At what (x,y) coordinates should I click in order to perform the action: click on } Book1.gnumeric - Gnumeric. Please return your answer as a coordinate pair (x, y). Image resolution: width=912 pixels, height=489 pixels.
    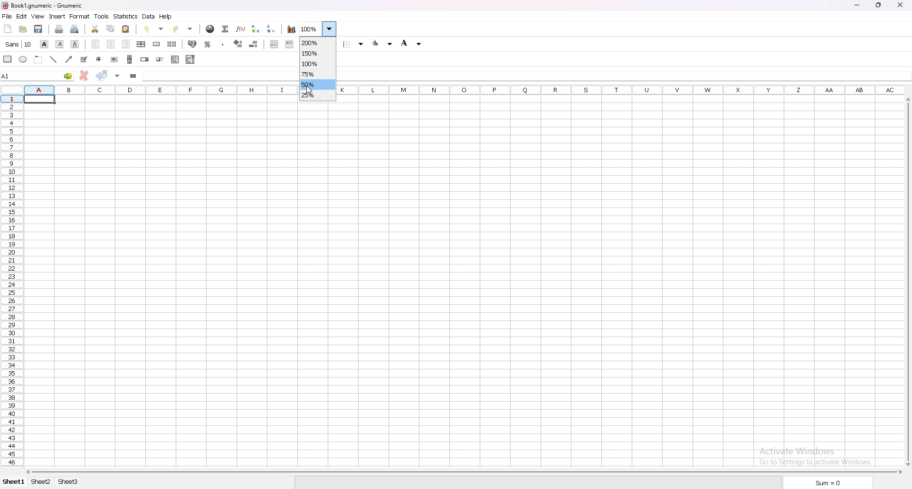
    Looking at the image, I should click on (47, 6).